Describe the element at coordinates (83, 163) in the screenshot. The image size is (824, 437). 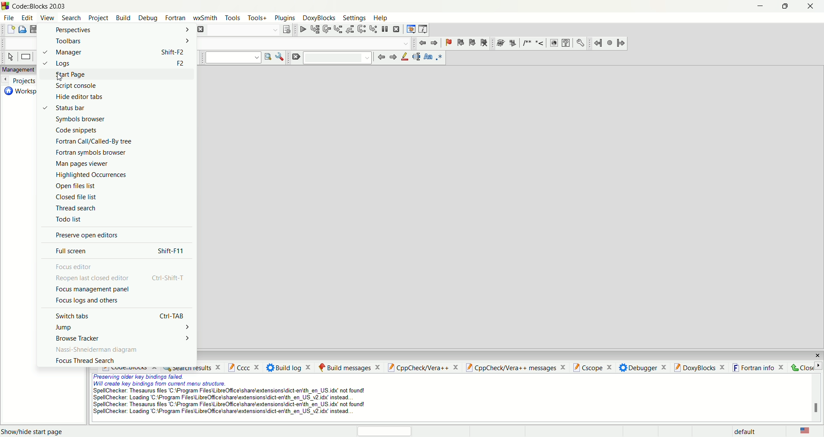
I see `man pages viewer` at that location.